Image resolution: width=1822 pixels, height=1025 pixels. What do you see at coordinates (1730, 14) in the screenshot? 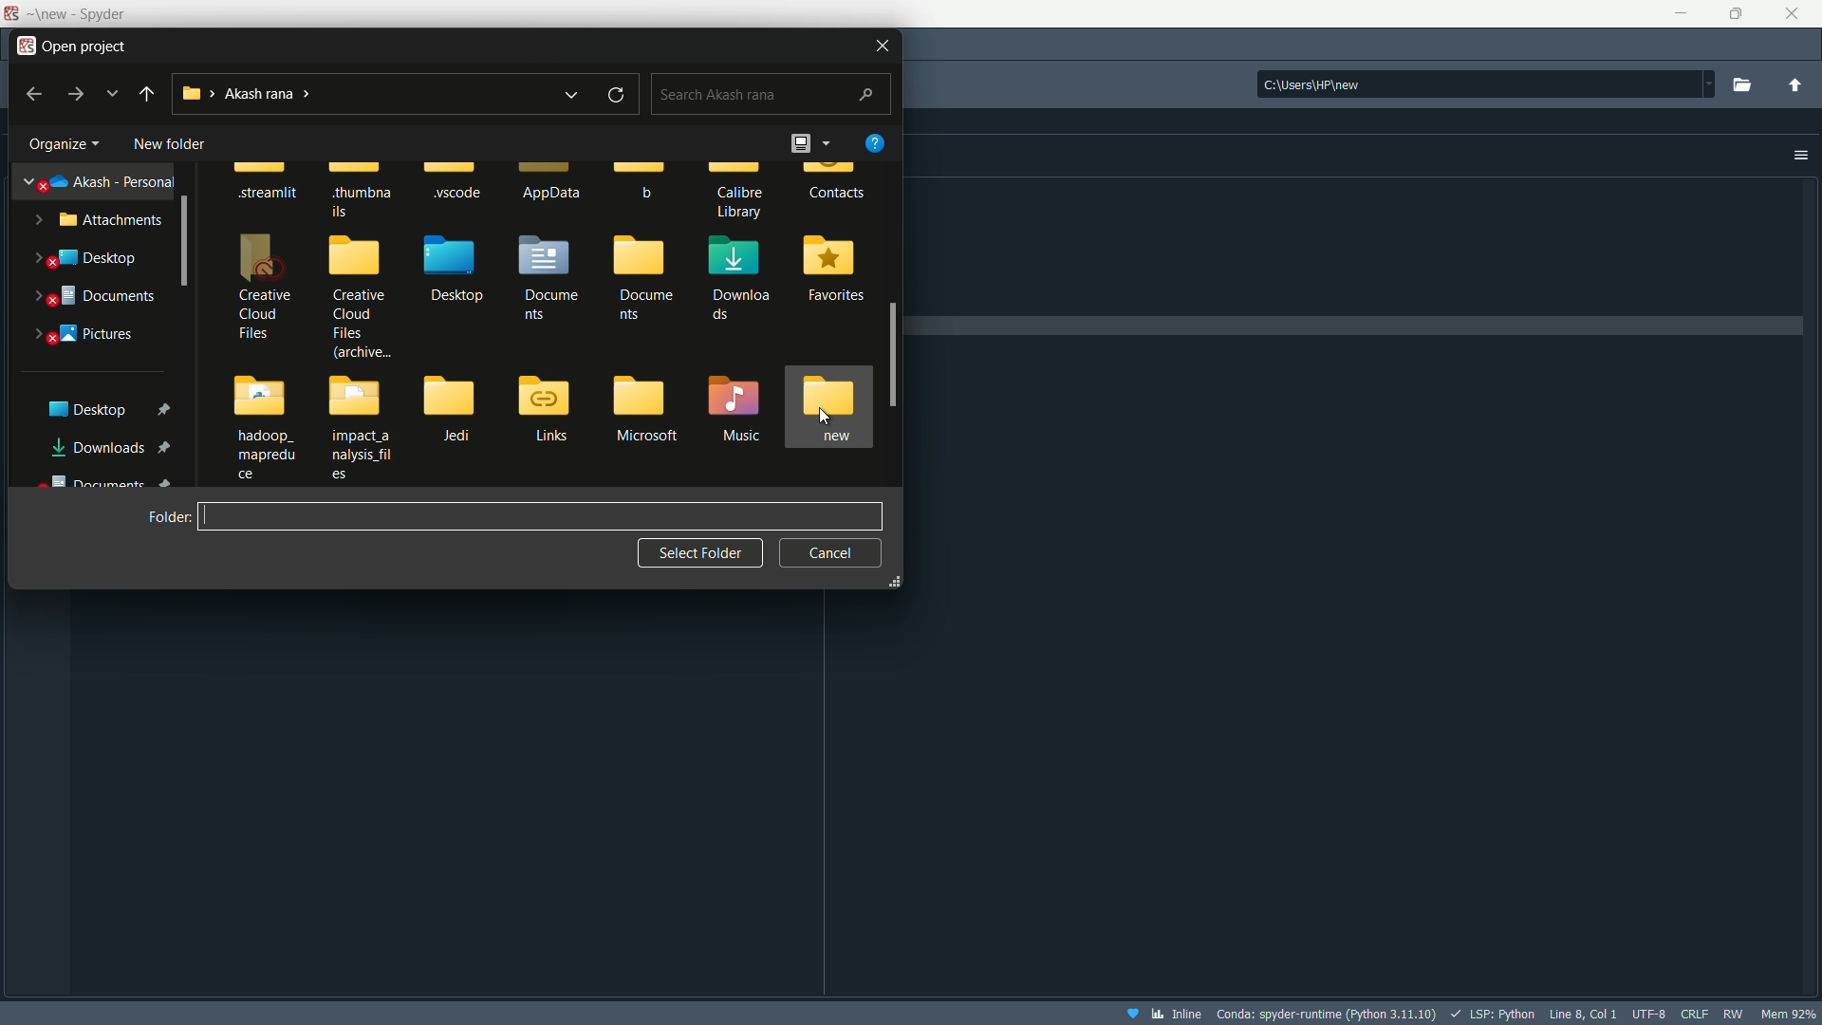
I see `maximize` at bounding box center [1730, 14].